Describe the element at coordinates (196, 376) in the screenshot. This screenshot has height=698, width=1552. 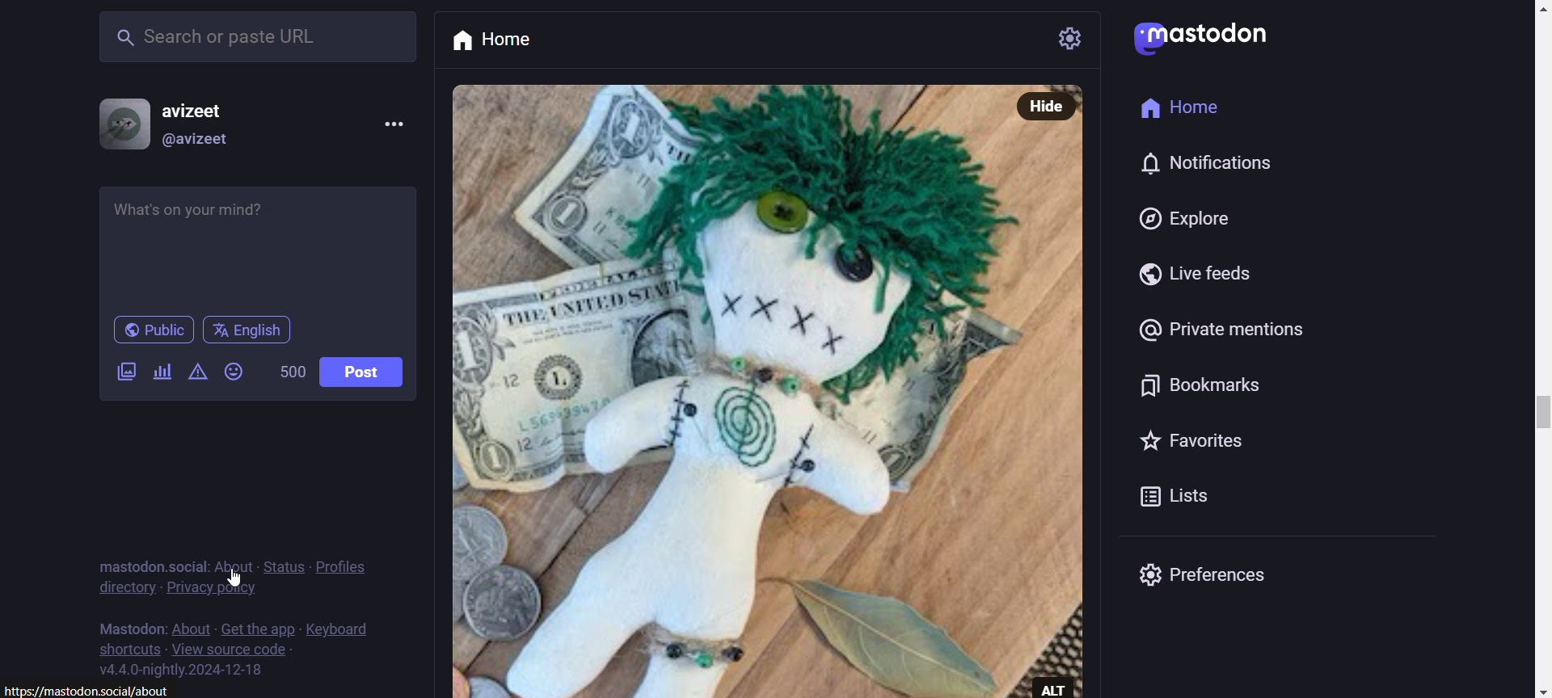
I see `add content warning` at that location.